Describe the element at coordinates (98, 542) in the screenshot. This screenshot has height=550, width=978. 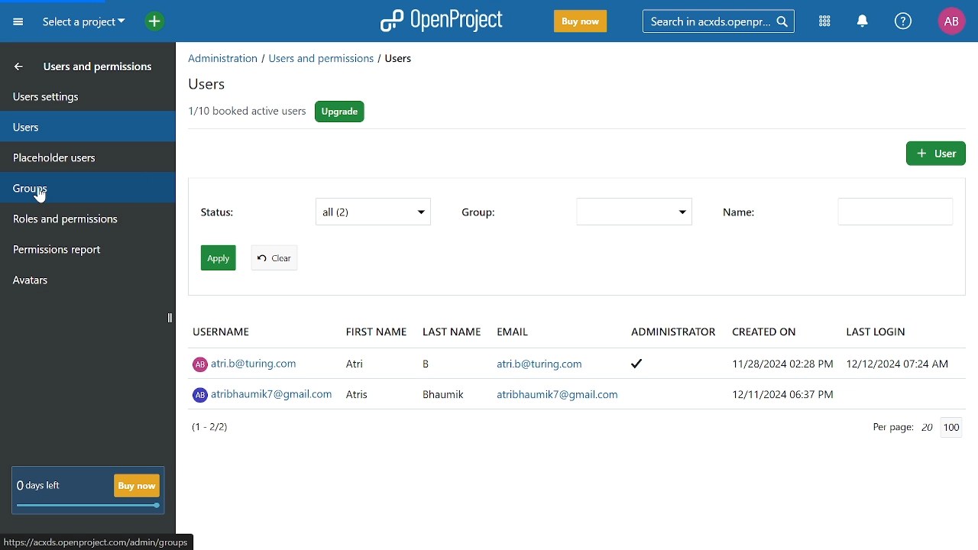
I see `current page web address "htps://acxds.openproject.com/admin/groups "` at that location.